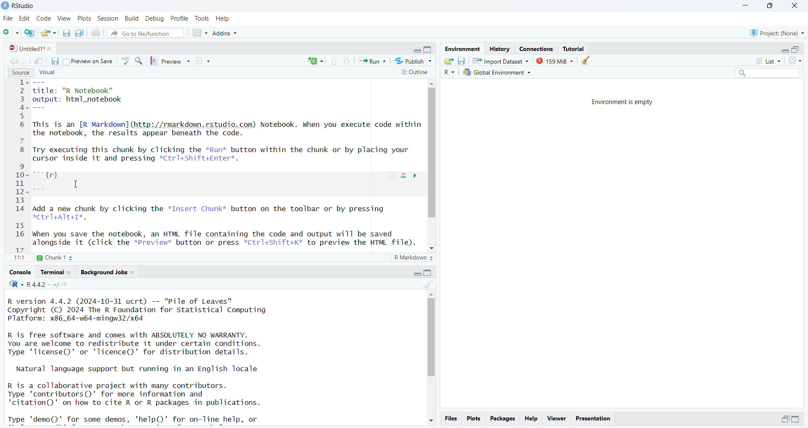 The height and width of the screenshot is (428, 808). Describe the element at coordinates (9, 19) in the screenshot. I see `file` at that location.